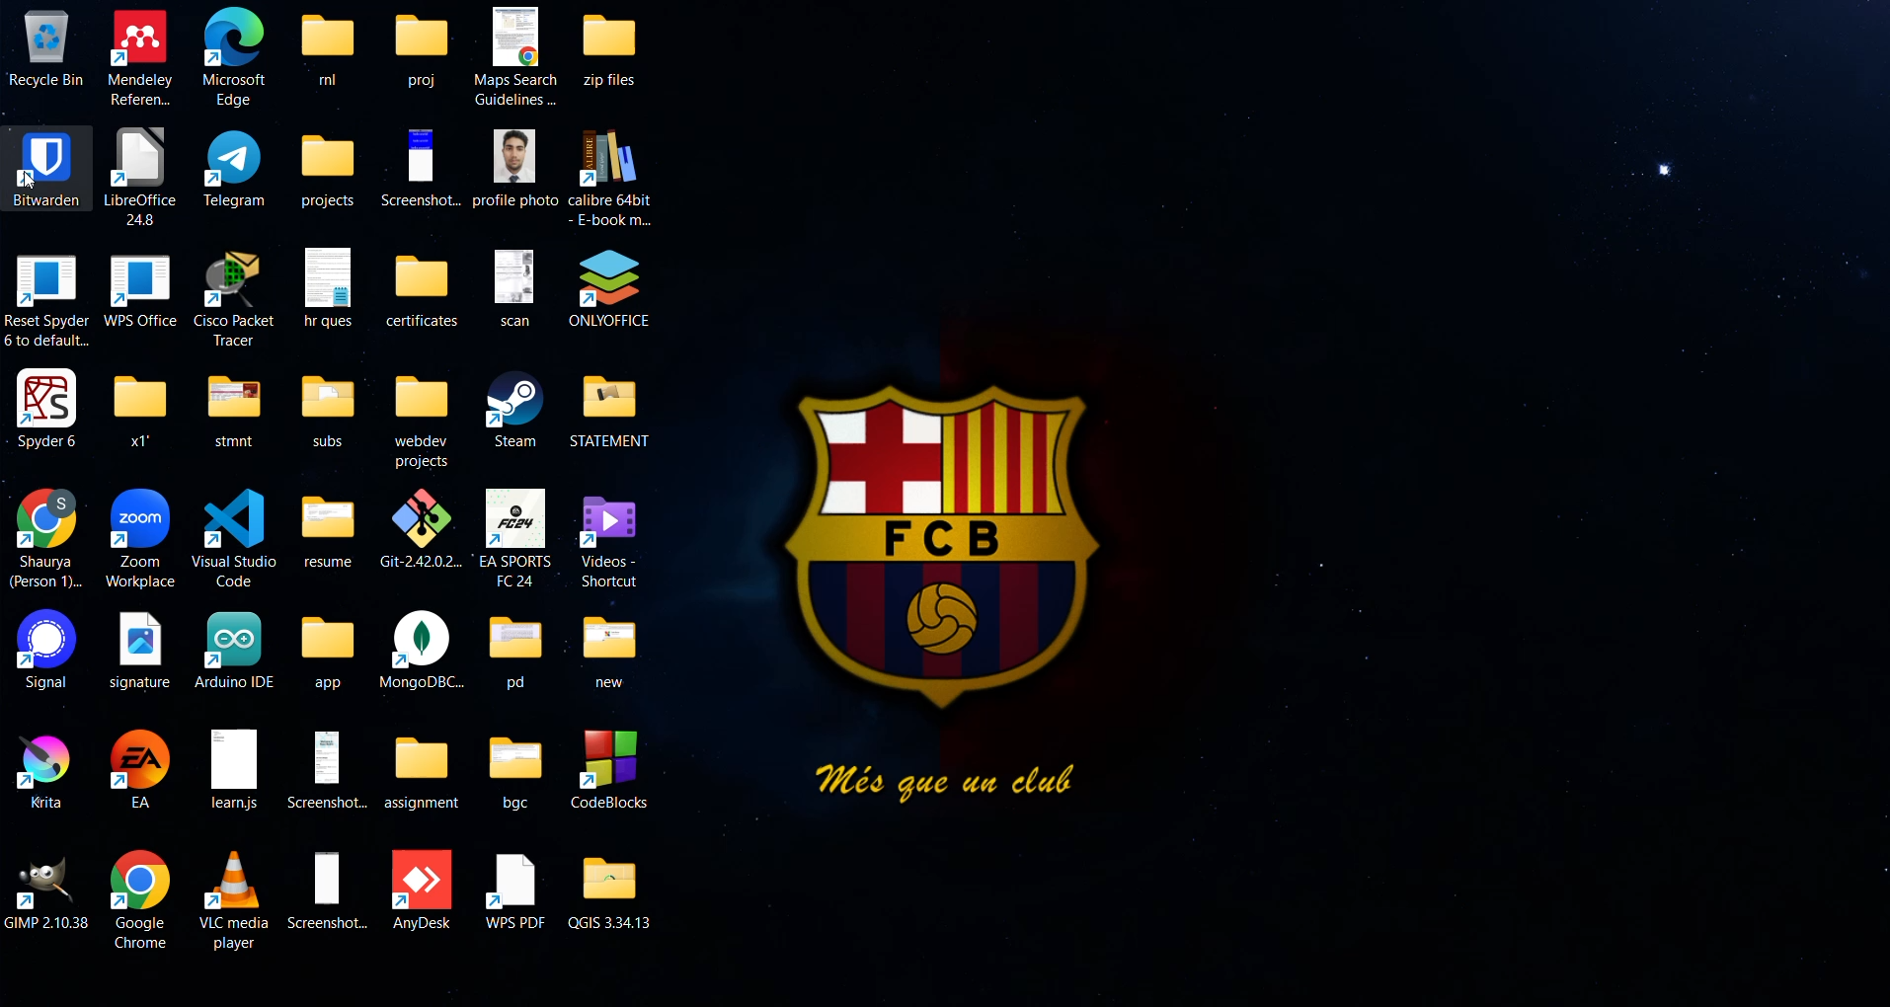 The width and height of the screenshot is (1890, 1007). What do you see at coordinates (32, 182) in the screenshot?
I see `CURSOR` at bounding box center [32, 182].